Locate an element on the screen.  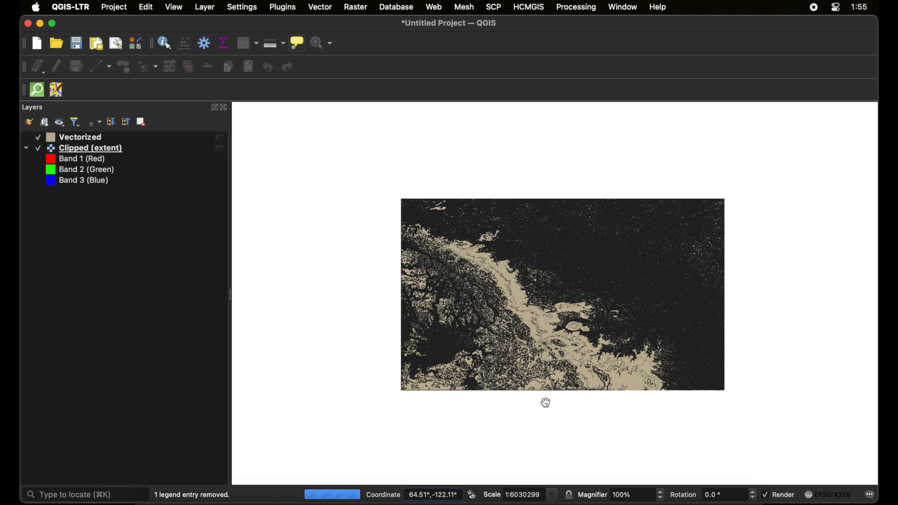
drag handle is located at coordinates (23, 44).